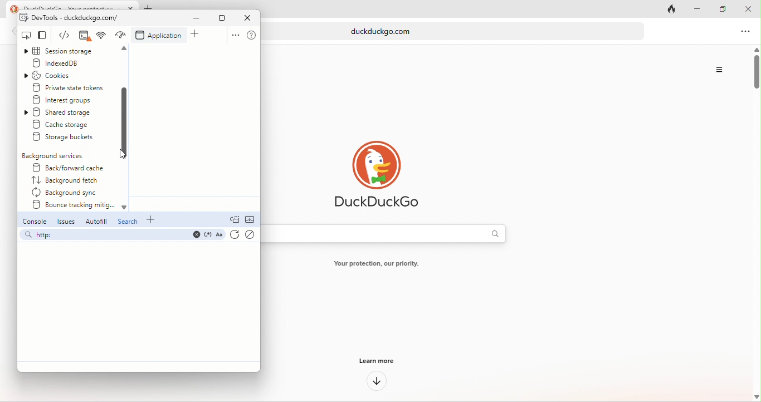 The image size is (761, 402). Describe the element at coordinates (70, 100) in the screenshot. I see `interest groups` at that location.